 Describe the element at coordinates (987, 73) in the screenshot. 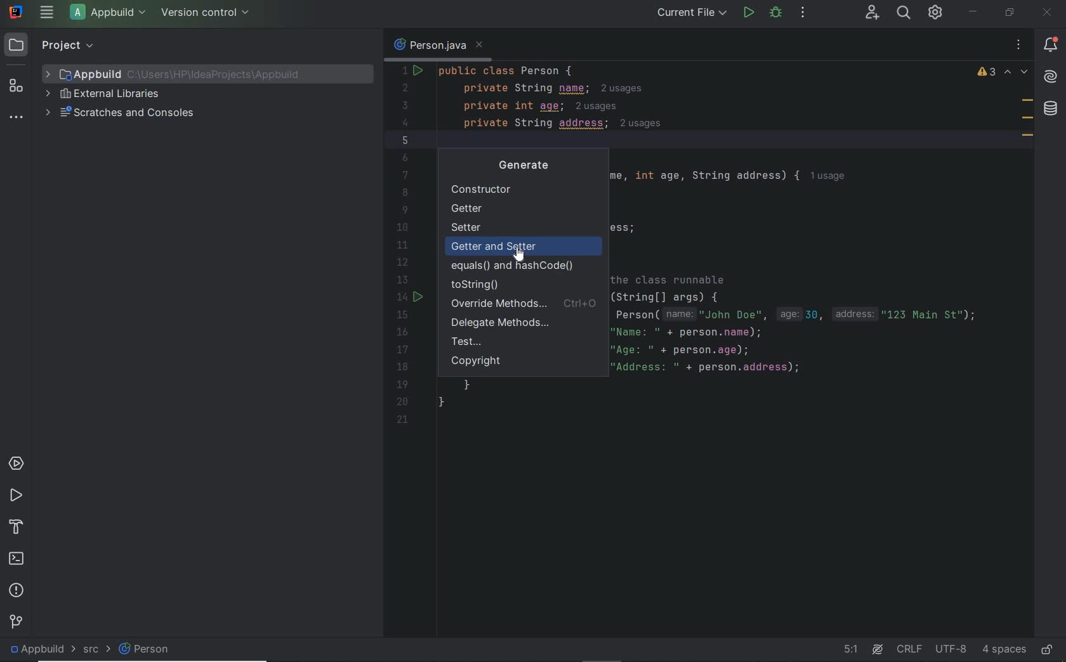

I see `warnings` at that location.